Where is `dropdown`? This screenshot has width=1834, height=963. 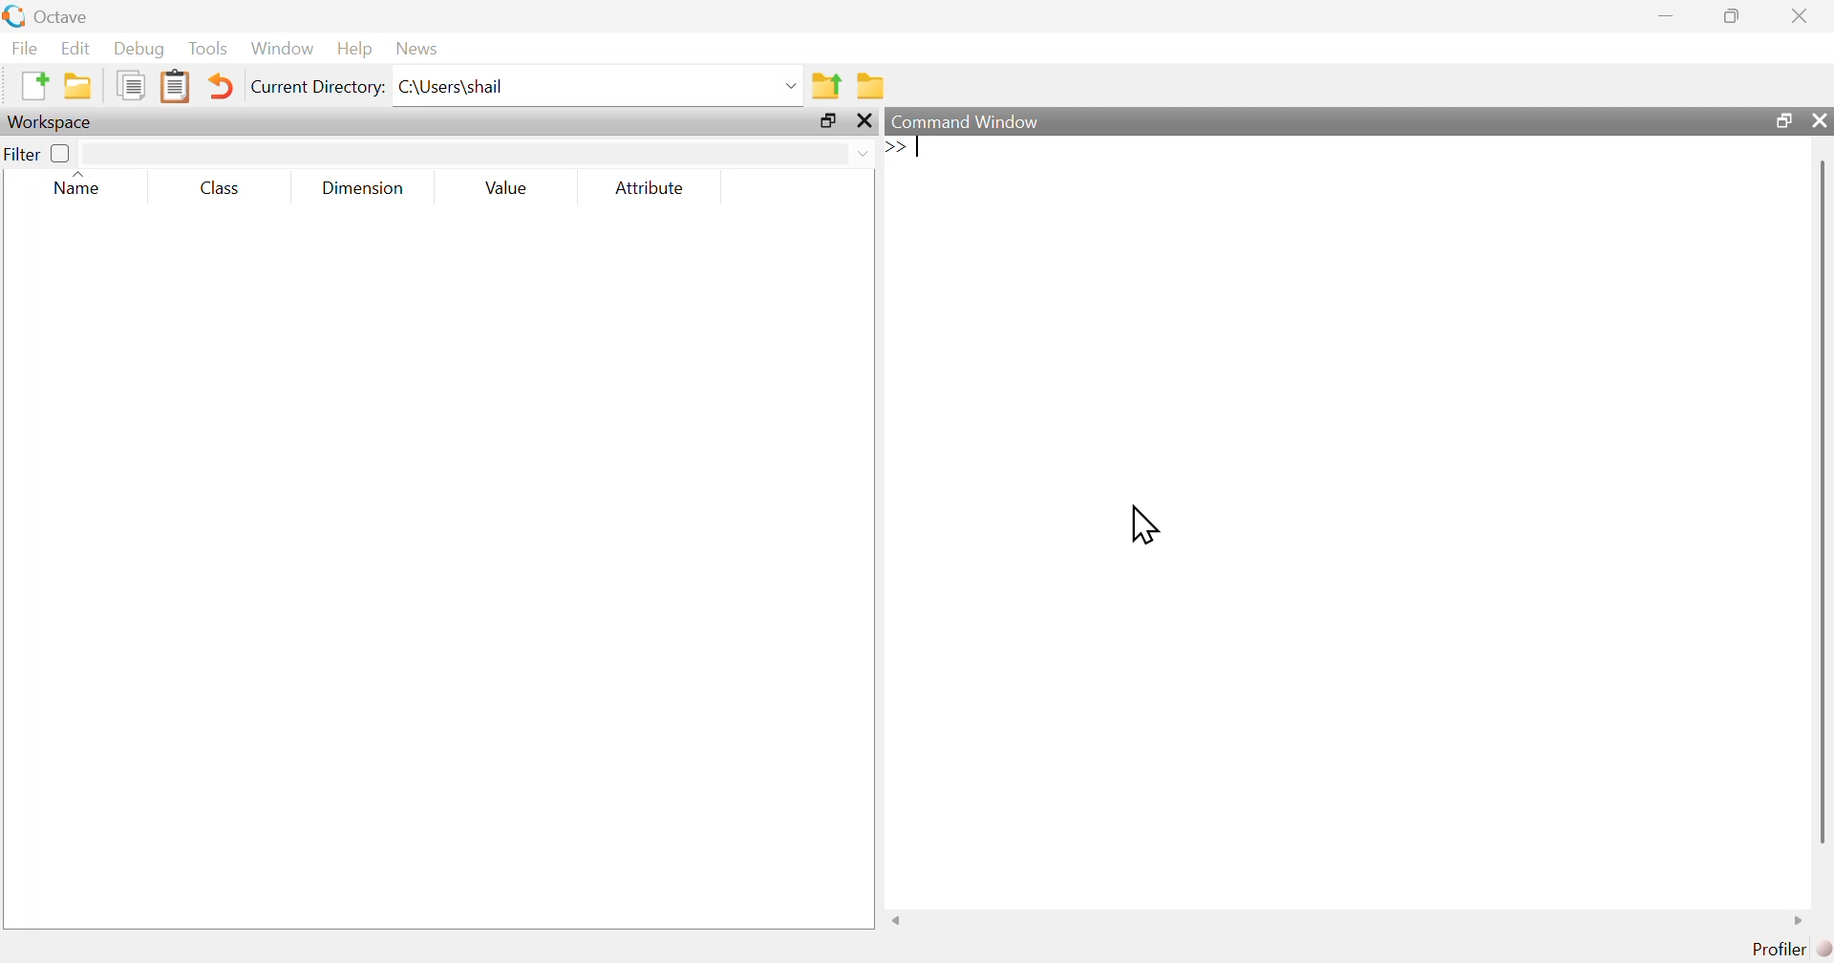
dropdown is located at coordinates (788, 85).